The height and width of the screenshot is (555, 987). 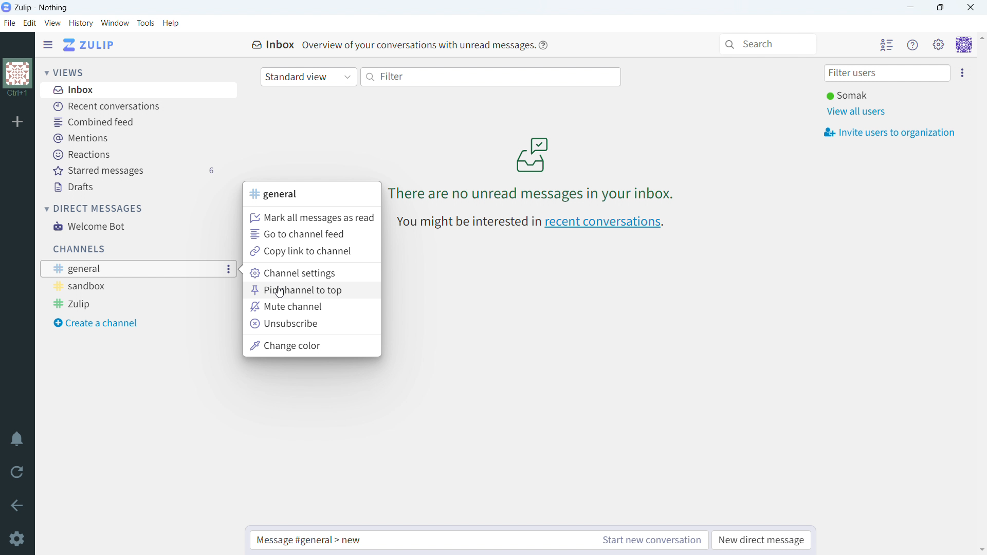 What do you see at coordinates (531, 193) in the screenshot?
I see `There are no unread messages in your inbox.` at bounding box center [531, 193].